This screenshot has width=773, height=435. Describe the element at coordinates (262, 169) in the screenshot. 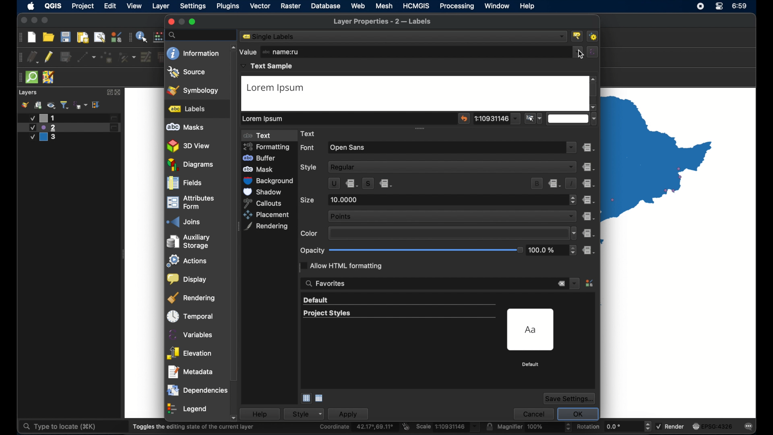

I see `mask` at that location.